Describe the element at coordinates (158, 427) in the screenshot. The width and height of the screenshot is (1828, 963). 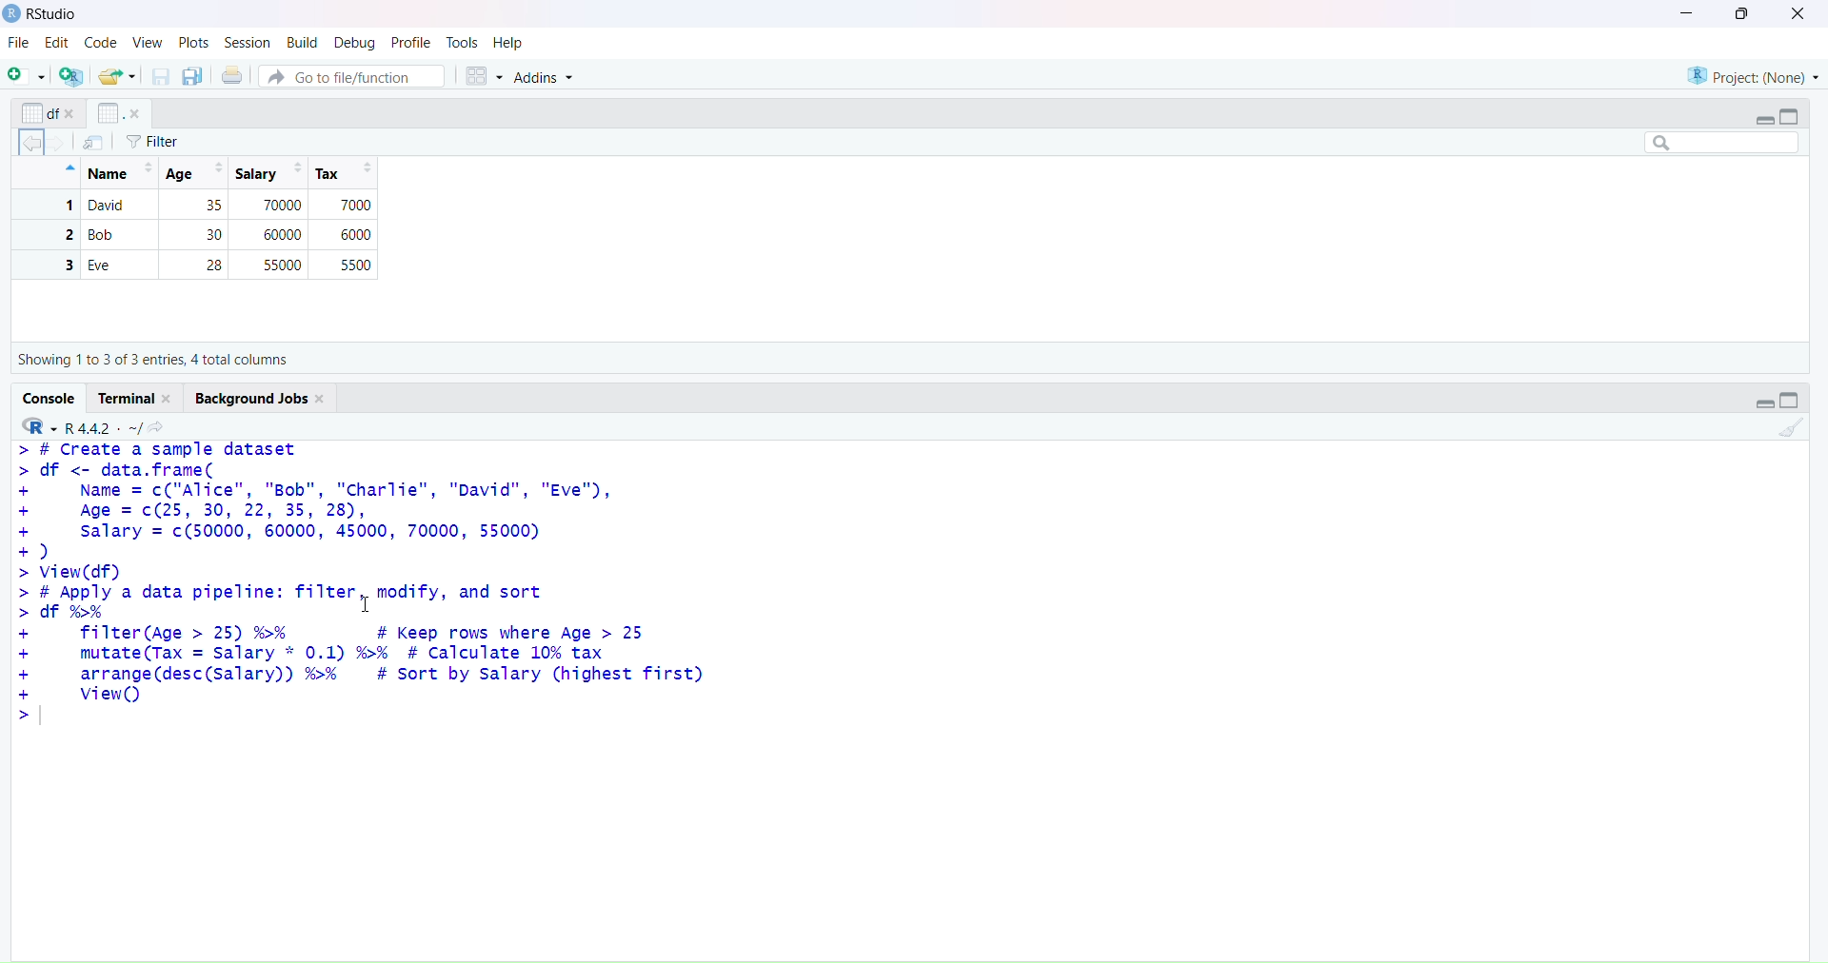
I see `view the current working directory` at that location.